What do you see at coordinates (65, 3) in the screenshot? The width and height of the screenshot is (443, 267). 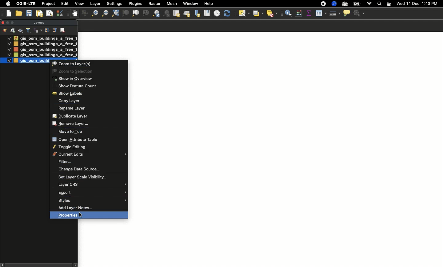 I see `Edit` at bounding box center [65, 3].